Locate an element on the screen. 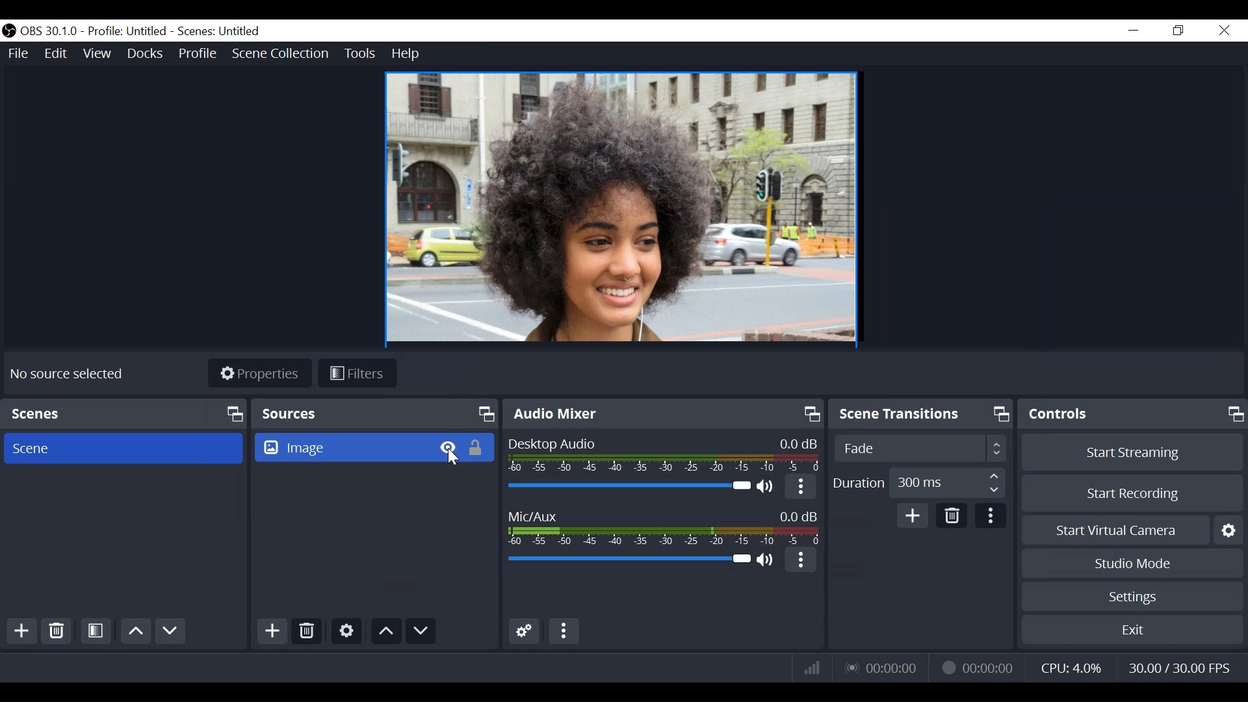 The height and width of the screenshot is (702, 1248). Open Scene Filters is located at coordinates (97, 632).